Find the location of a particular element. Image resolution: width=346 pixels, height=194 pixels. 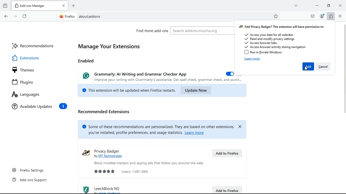

This extension will be updated when Firefox restarts. is located at coordinates (127, 91).